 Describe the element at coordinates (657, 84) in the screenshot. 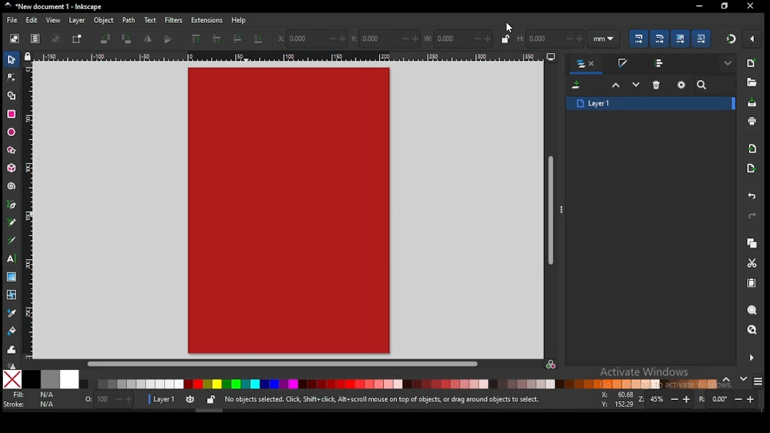

I see `delete layer` at that location.